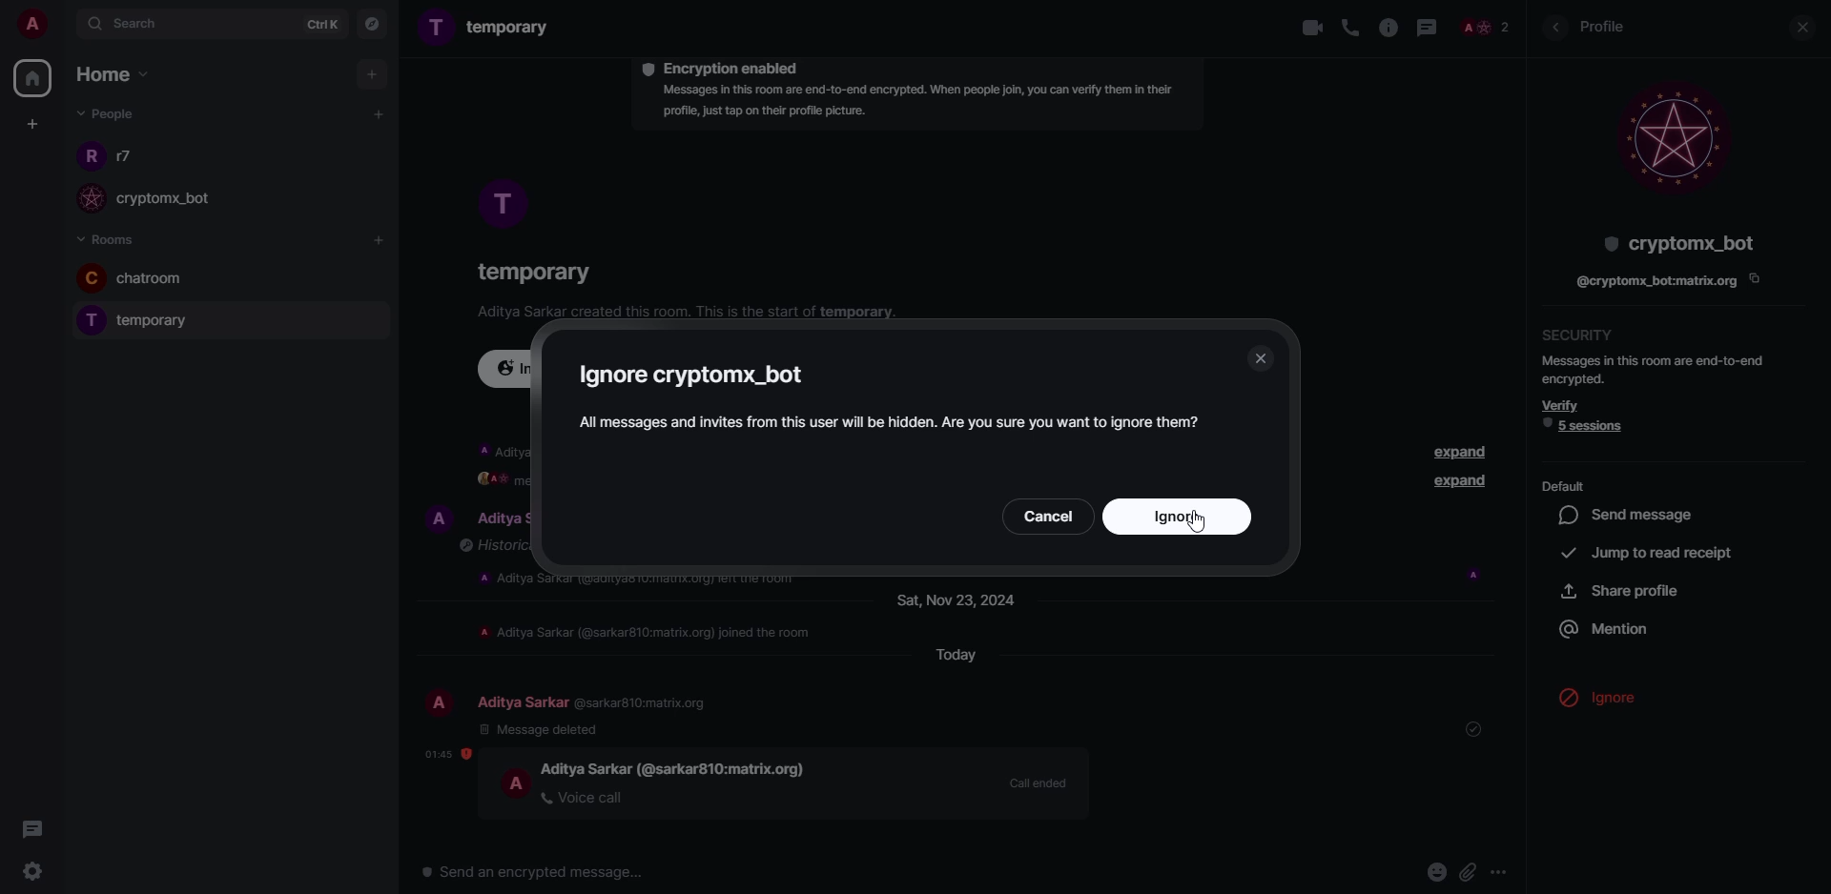  Describe the element at coordinates (502, 519) in the screenshot. I see `people` at that location.